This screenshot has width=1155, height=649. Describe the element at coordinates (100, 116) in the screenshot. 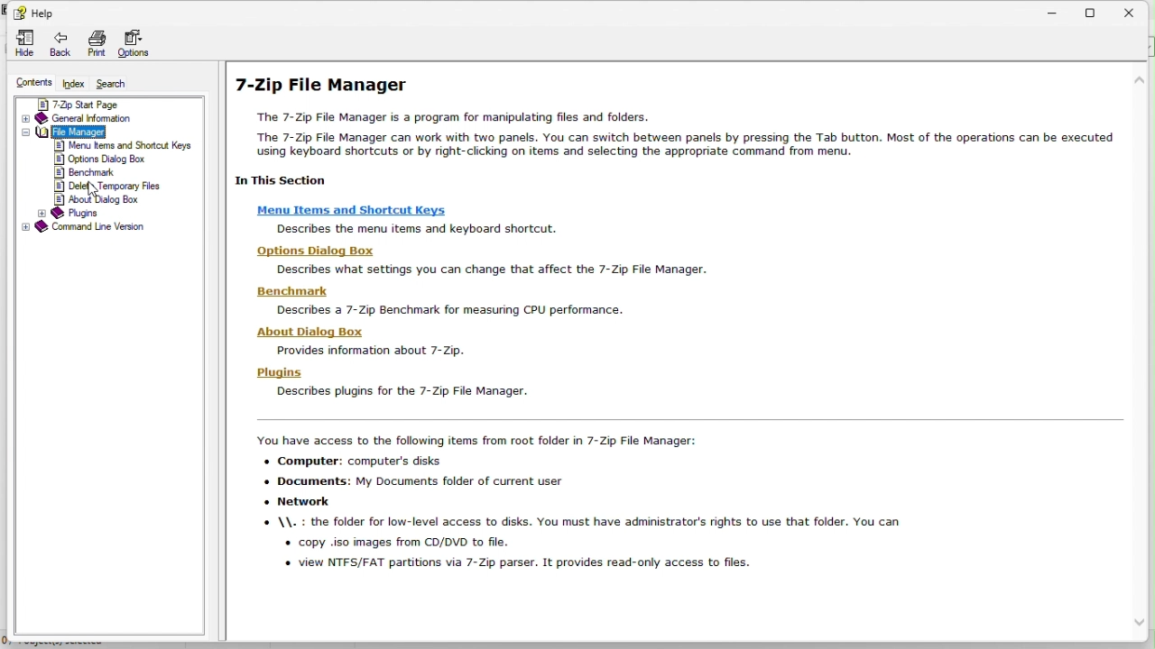

I see `General information` at that location.